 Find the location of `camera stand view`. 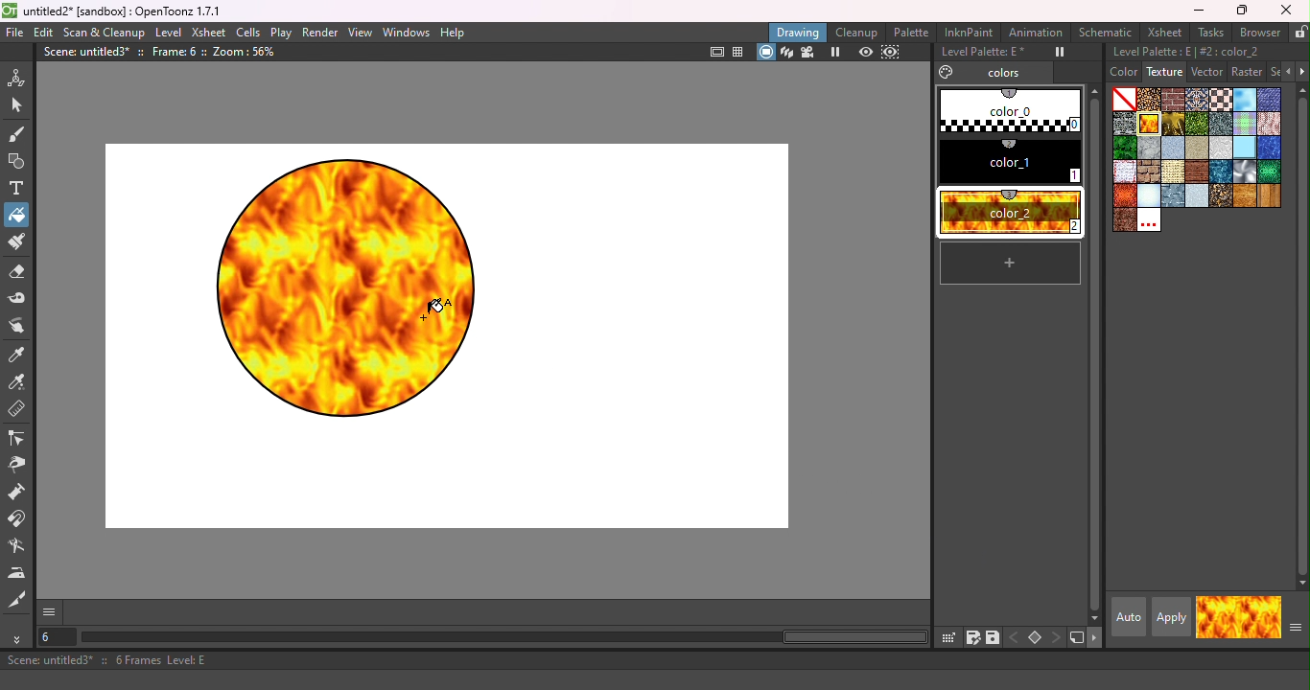

camera stand view is located at coordinates (765, 52).